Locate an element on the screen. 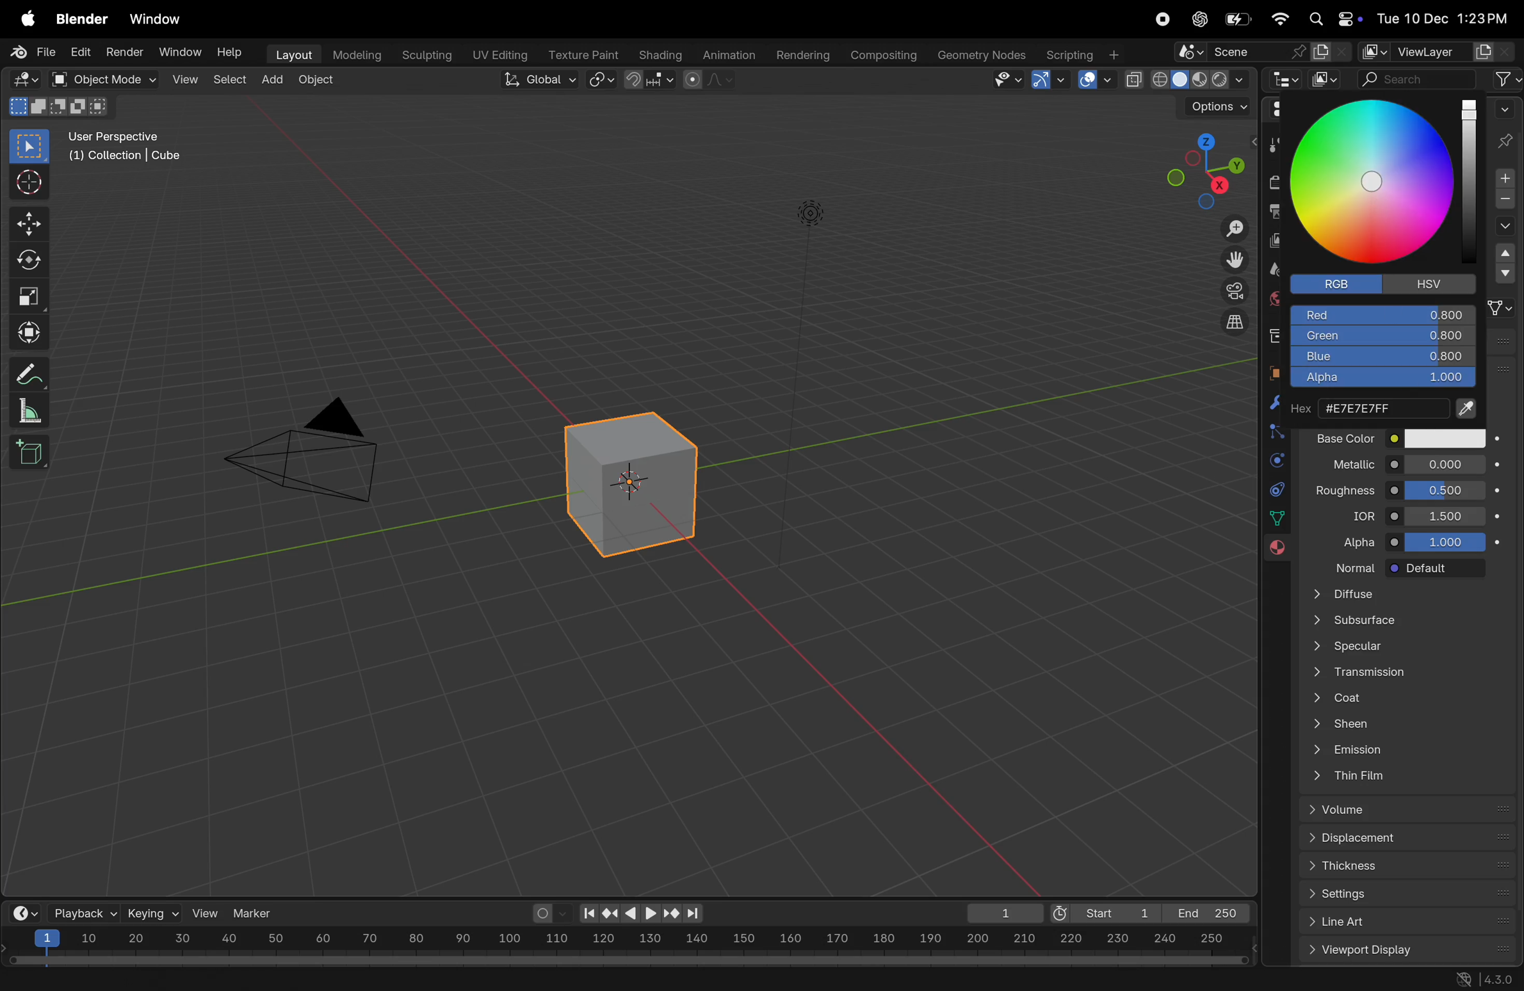 This screenshot has width=1524, height=991. apple widgets is located at coordinates (1332, 19).